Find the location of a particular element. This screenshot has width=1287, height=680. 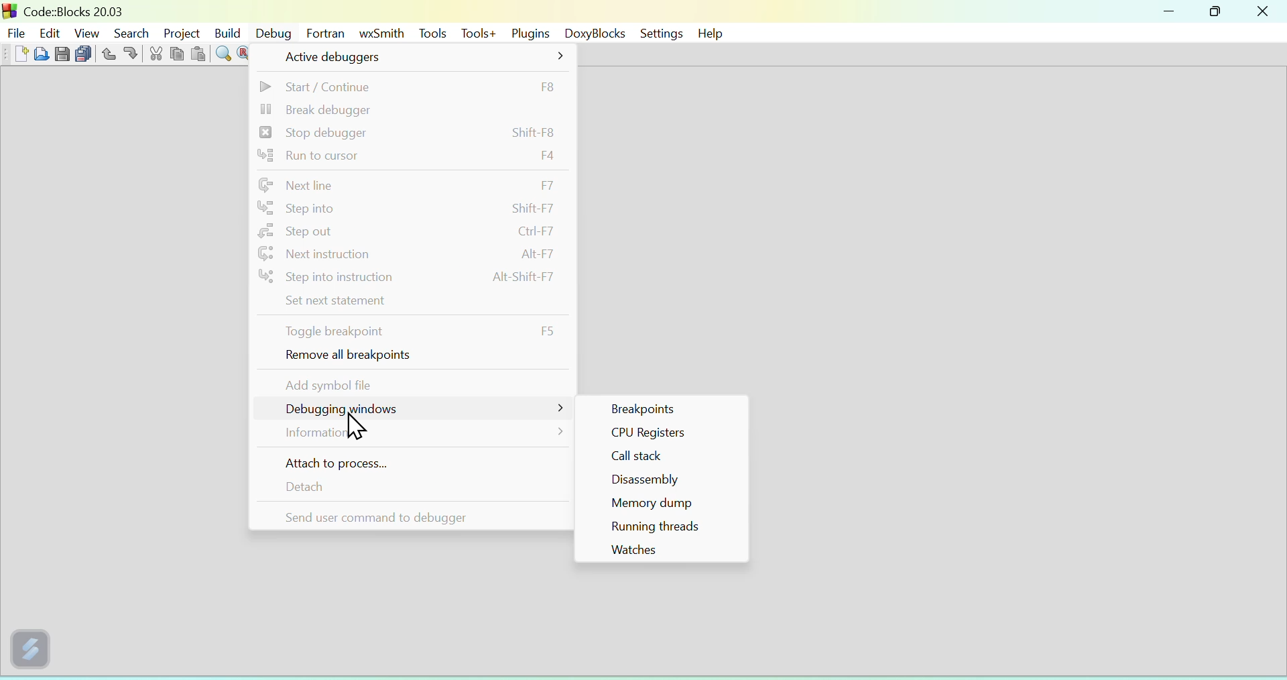

send user command to debugger is located at coordinates (407, 515).